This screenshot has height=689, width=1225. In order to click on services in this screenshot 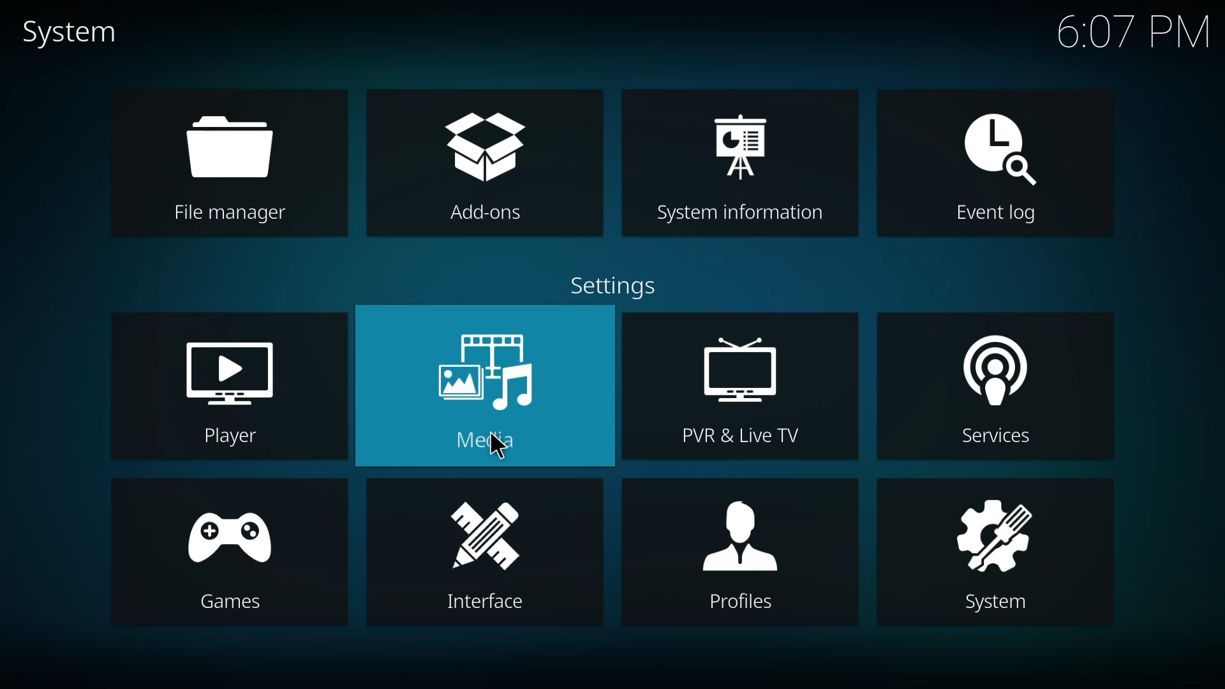, I will do `click(988, 365)`.